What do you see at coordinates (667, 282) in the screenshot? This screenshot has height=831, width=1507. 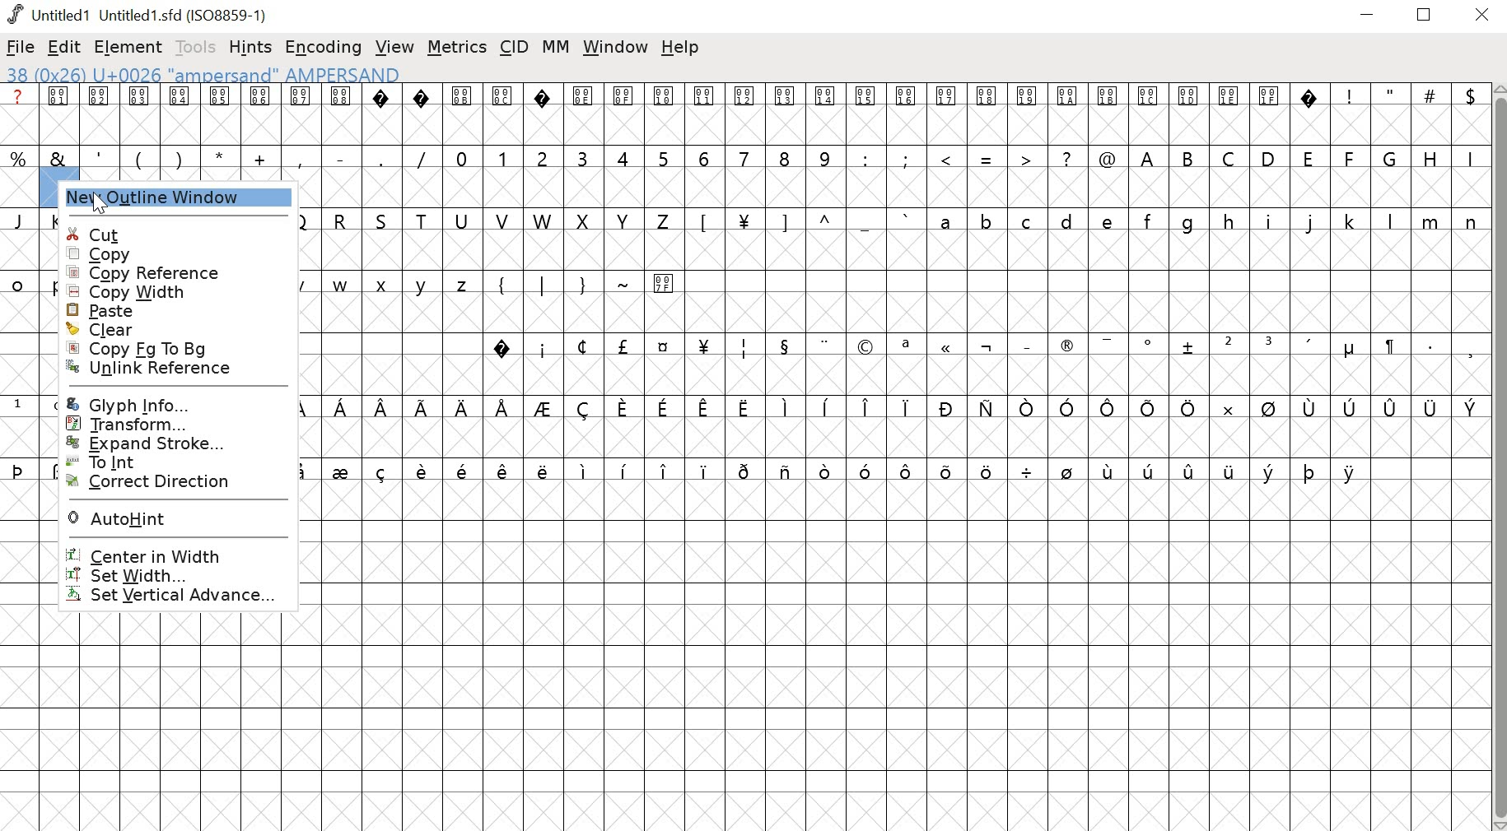 I see `007F` at bounding box center [667, 282].